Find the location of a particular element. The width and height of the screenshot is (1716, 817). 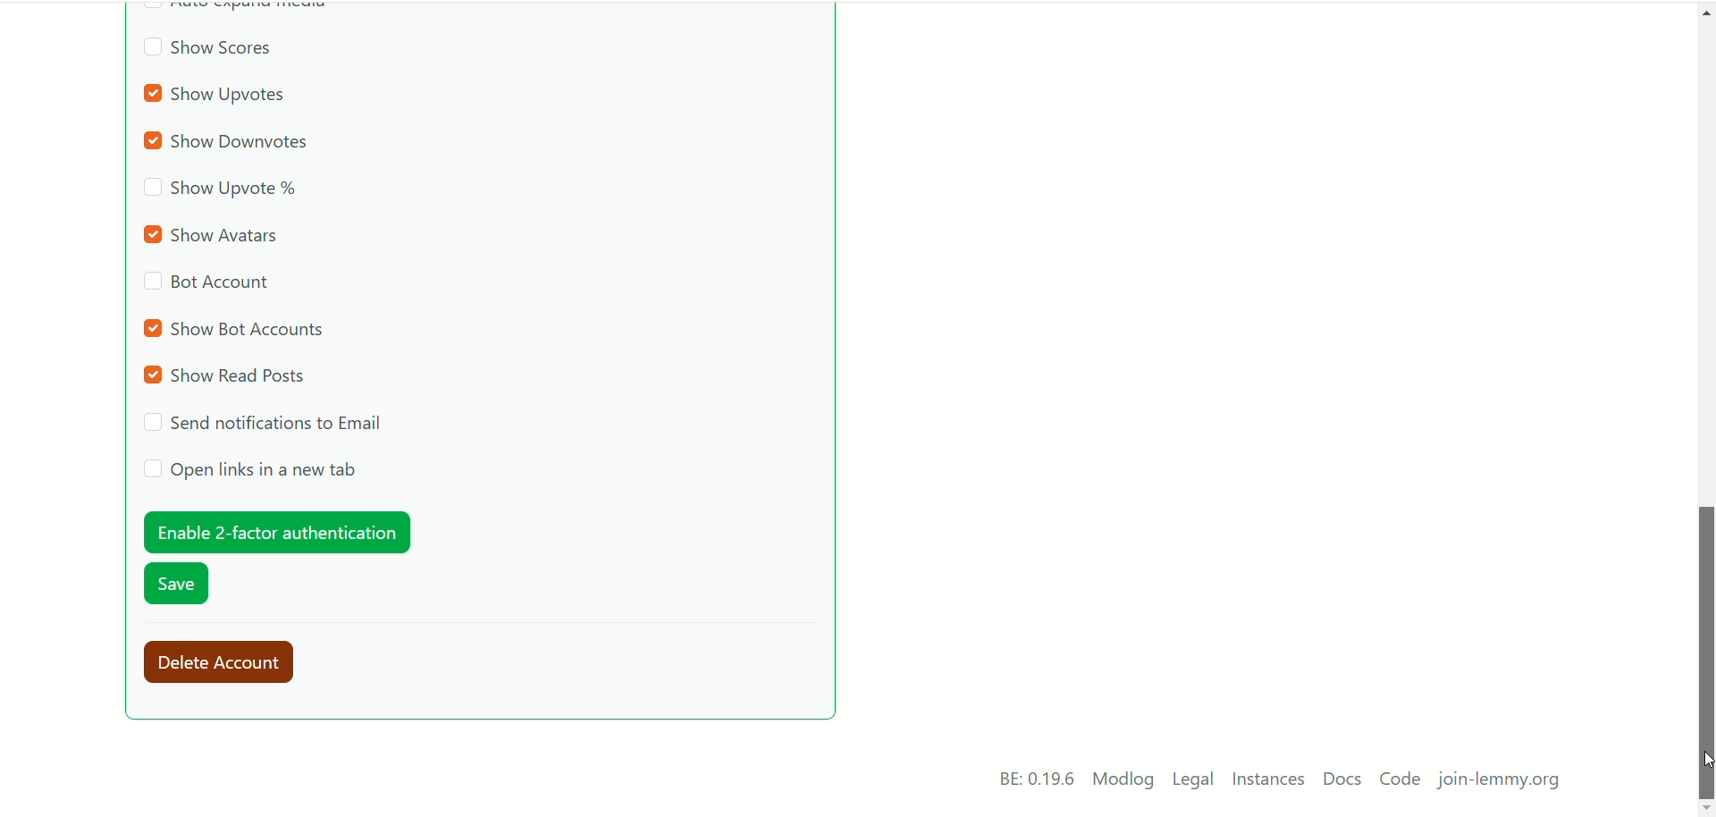

show upvotes is located at coordinates (218, 96).